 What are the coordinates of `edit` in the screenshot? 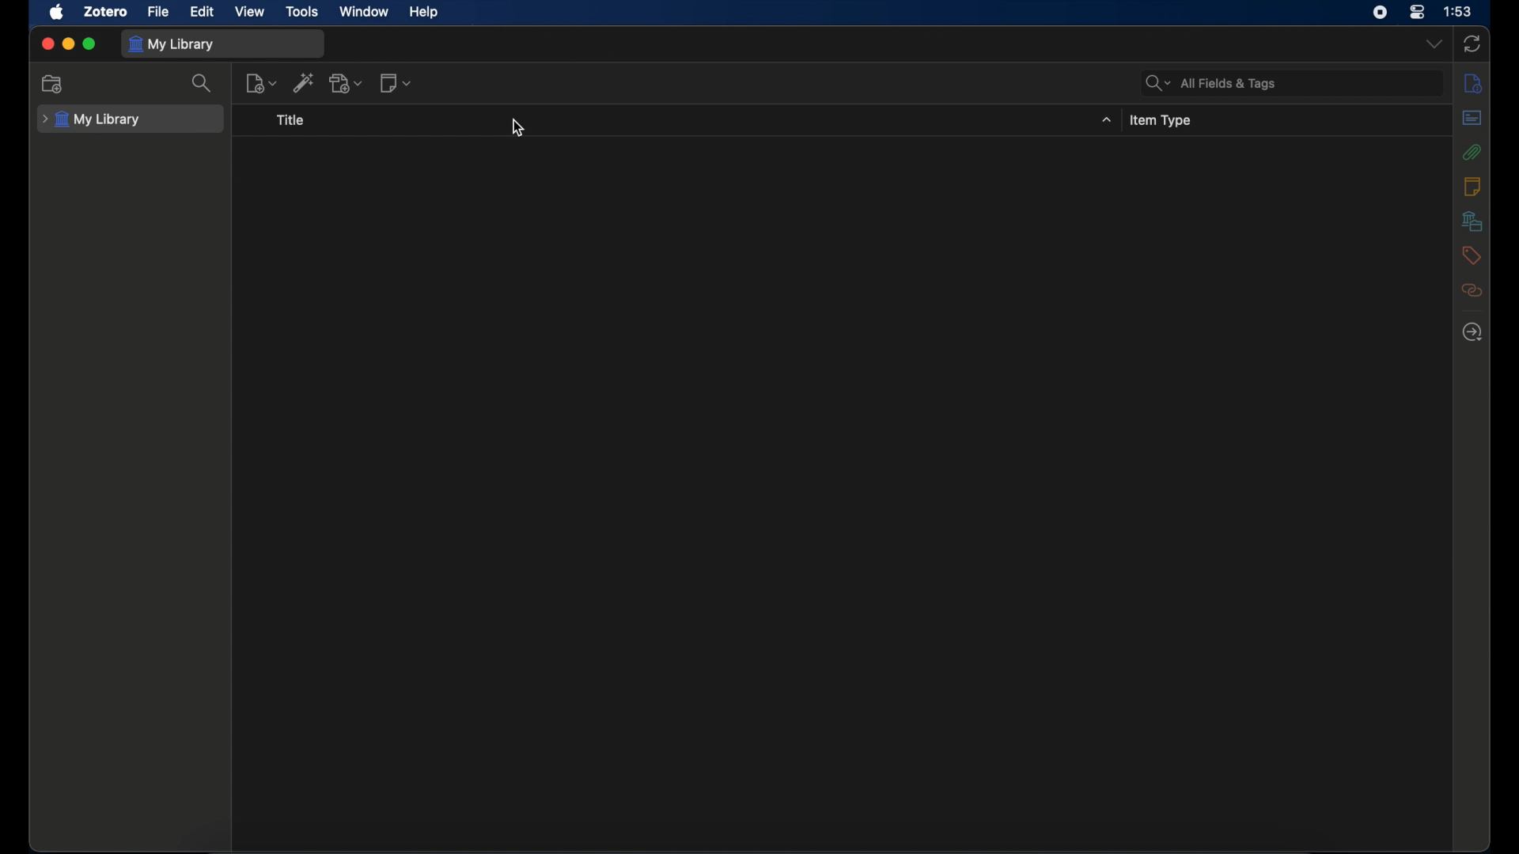 It's located at (203, 12).